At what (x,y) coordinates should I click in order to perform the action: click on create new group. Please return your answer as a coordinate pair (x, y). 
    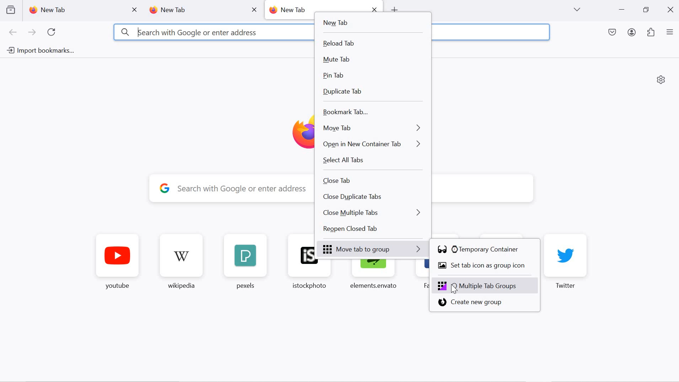
    Looking at the image, I should click on (481, 303).